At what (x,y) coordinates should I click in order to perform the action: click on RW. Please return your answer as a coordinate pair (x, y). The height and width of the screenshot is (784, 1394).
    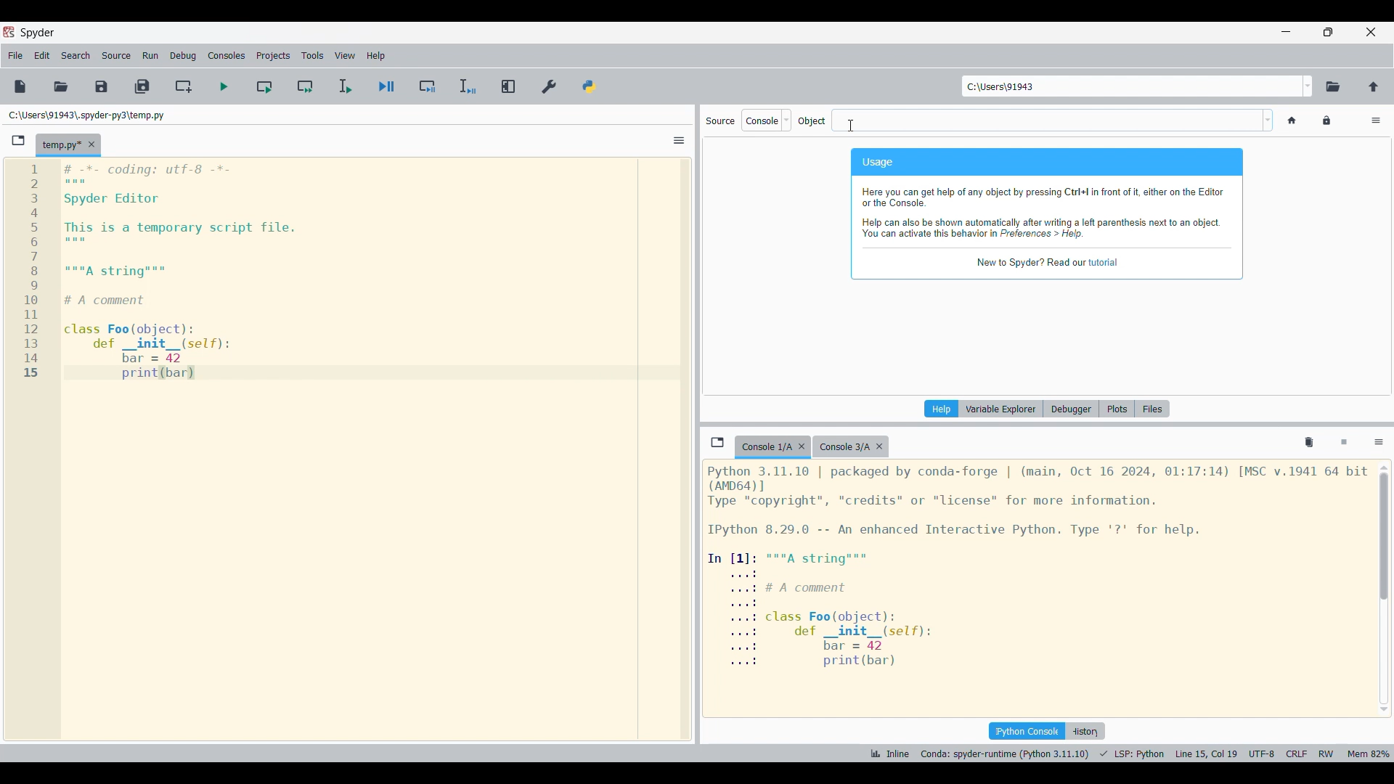
    Looking at the image, I should click on (1327, 753).